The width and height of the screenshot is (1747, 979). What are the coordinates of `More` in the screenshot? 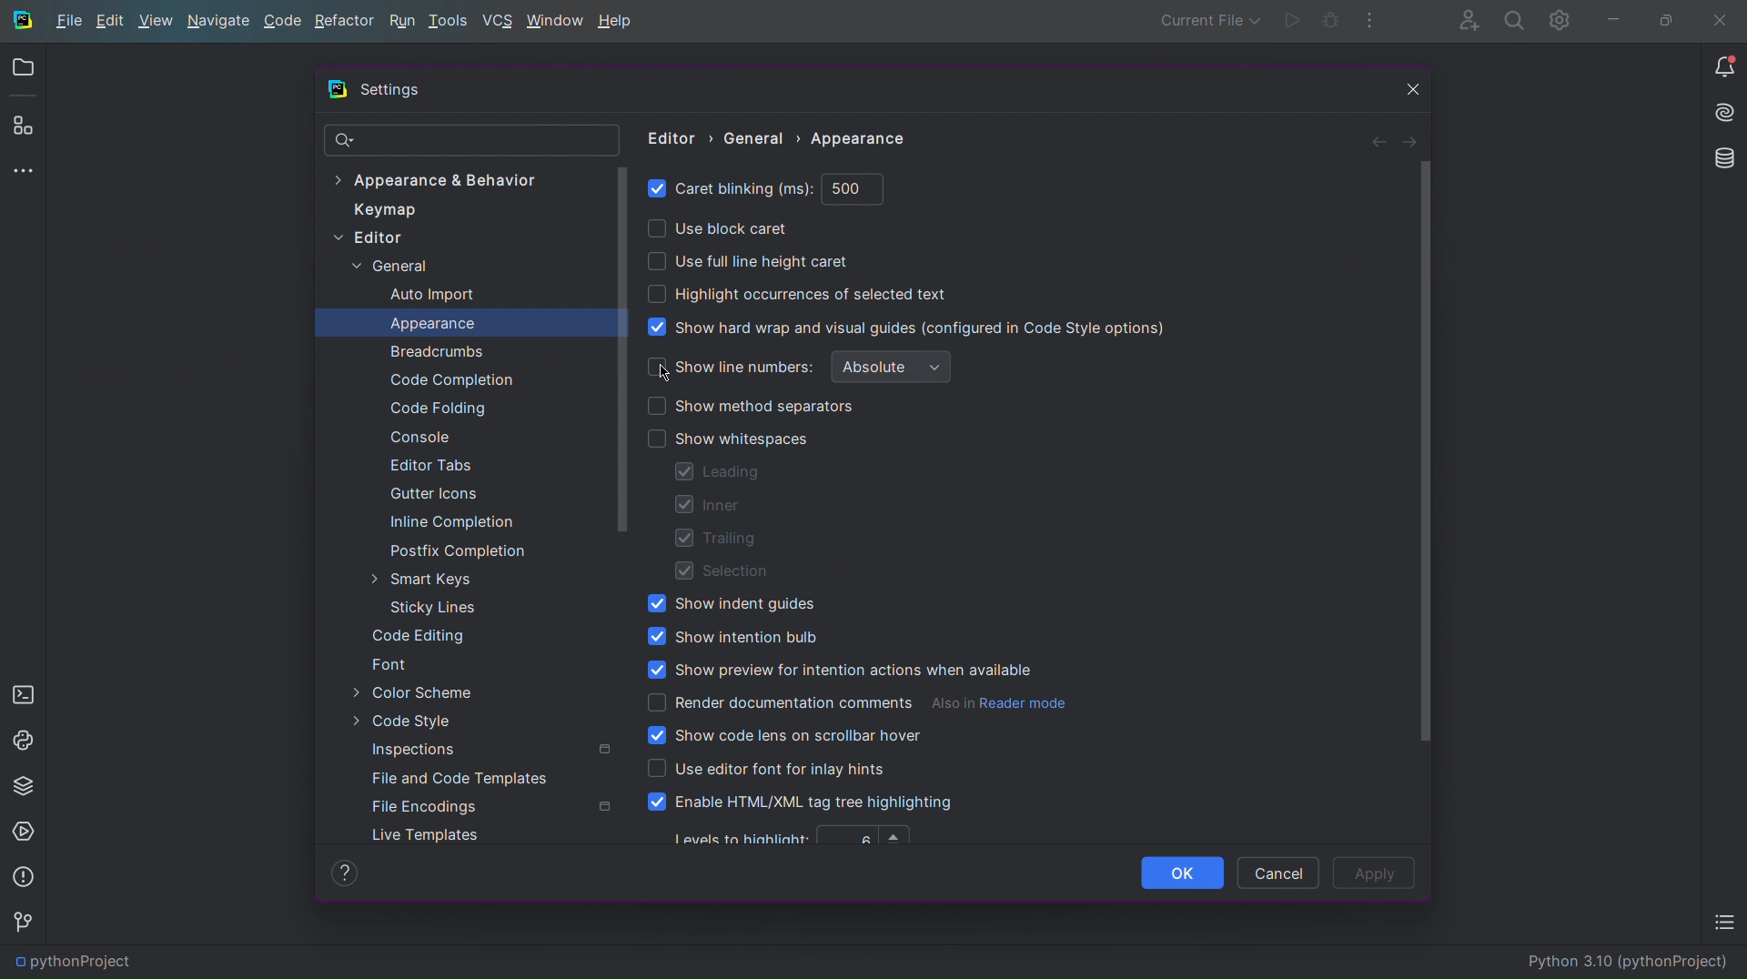 It's located at (25, 172).